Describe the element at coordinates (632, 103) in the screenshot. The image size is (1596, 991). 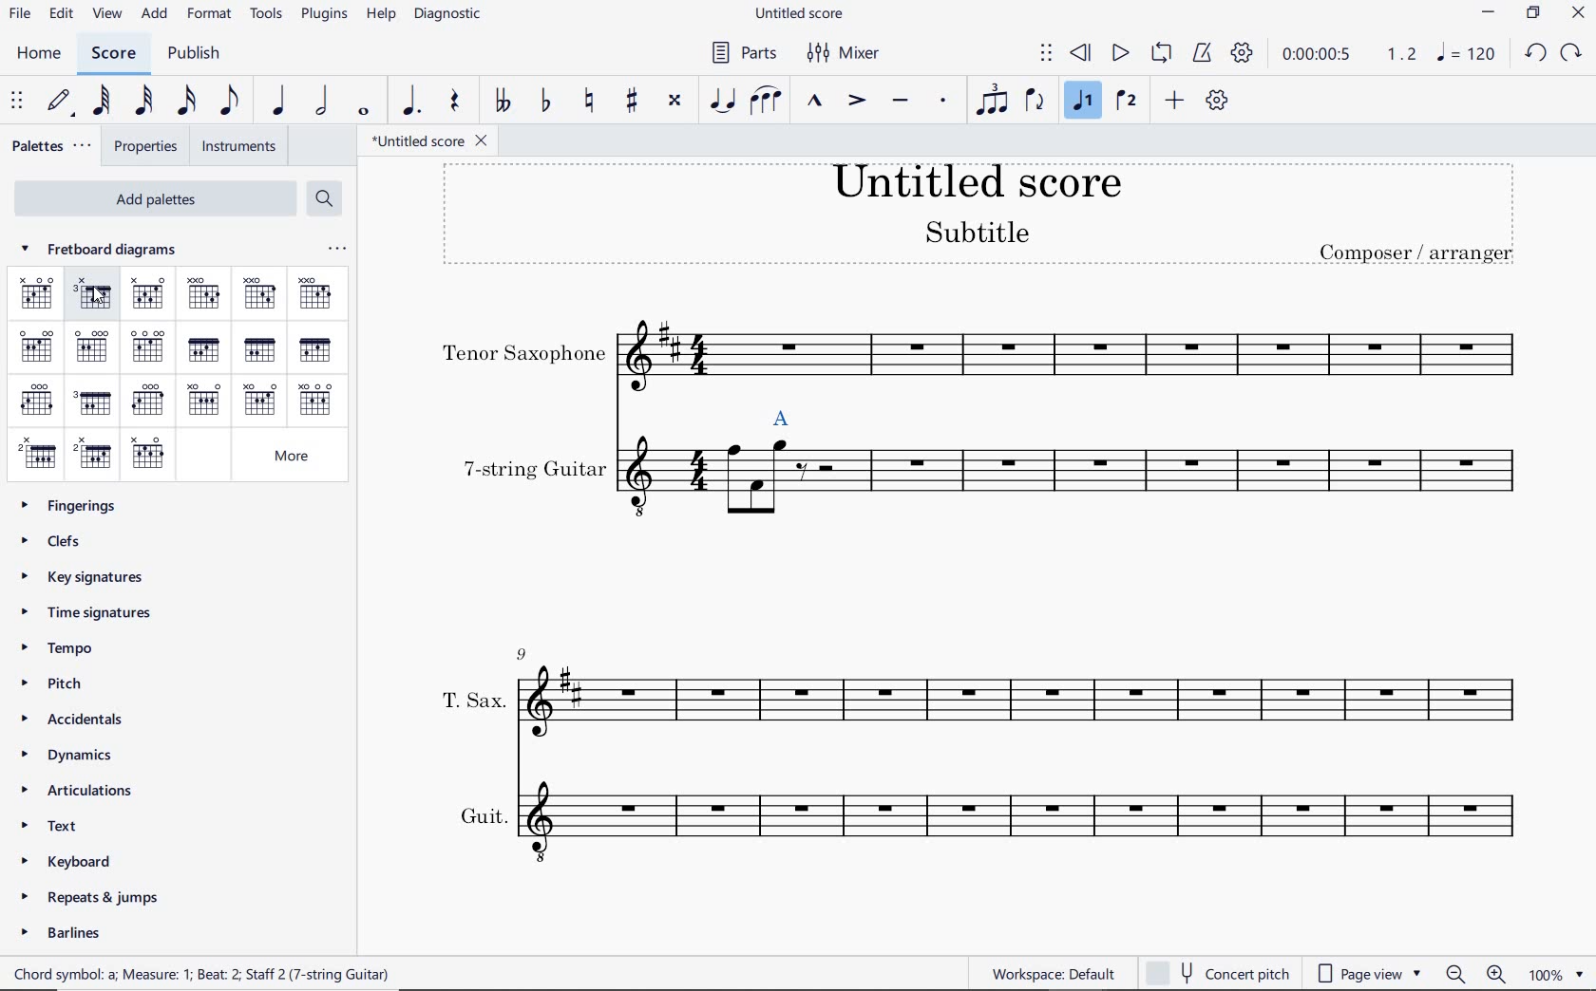
I see `TOGGLE SHARP` at that location.